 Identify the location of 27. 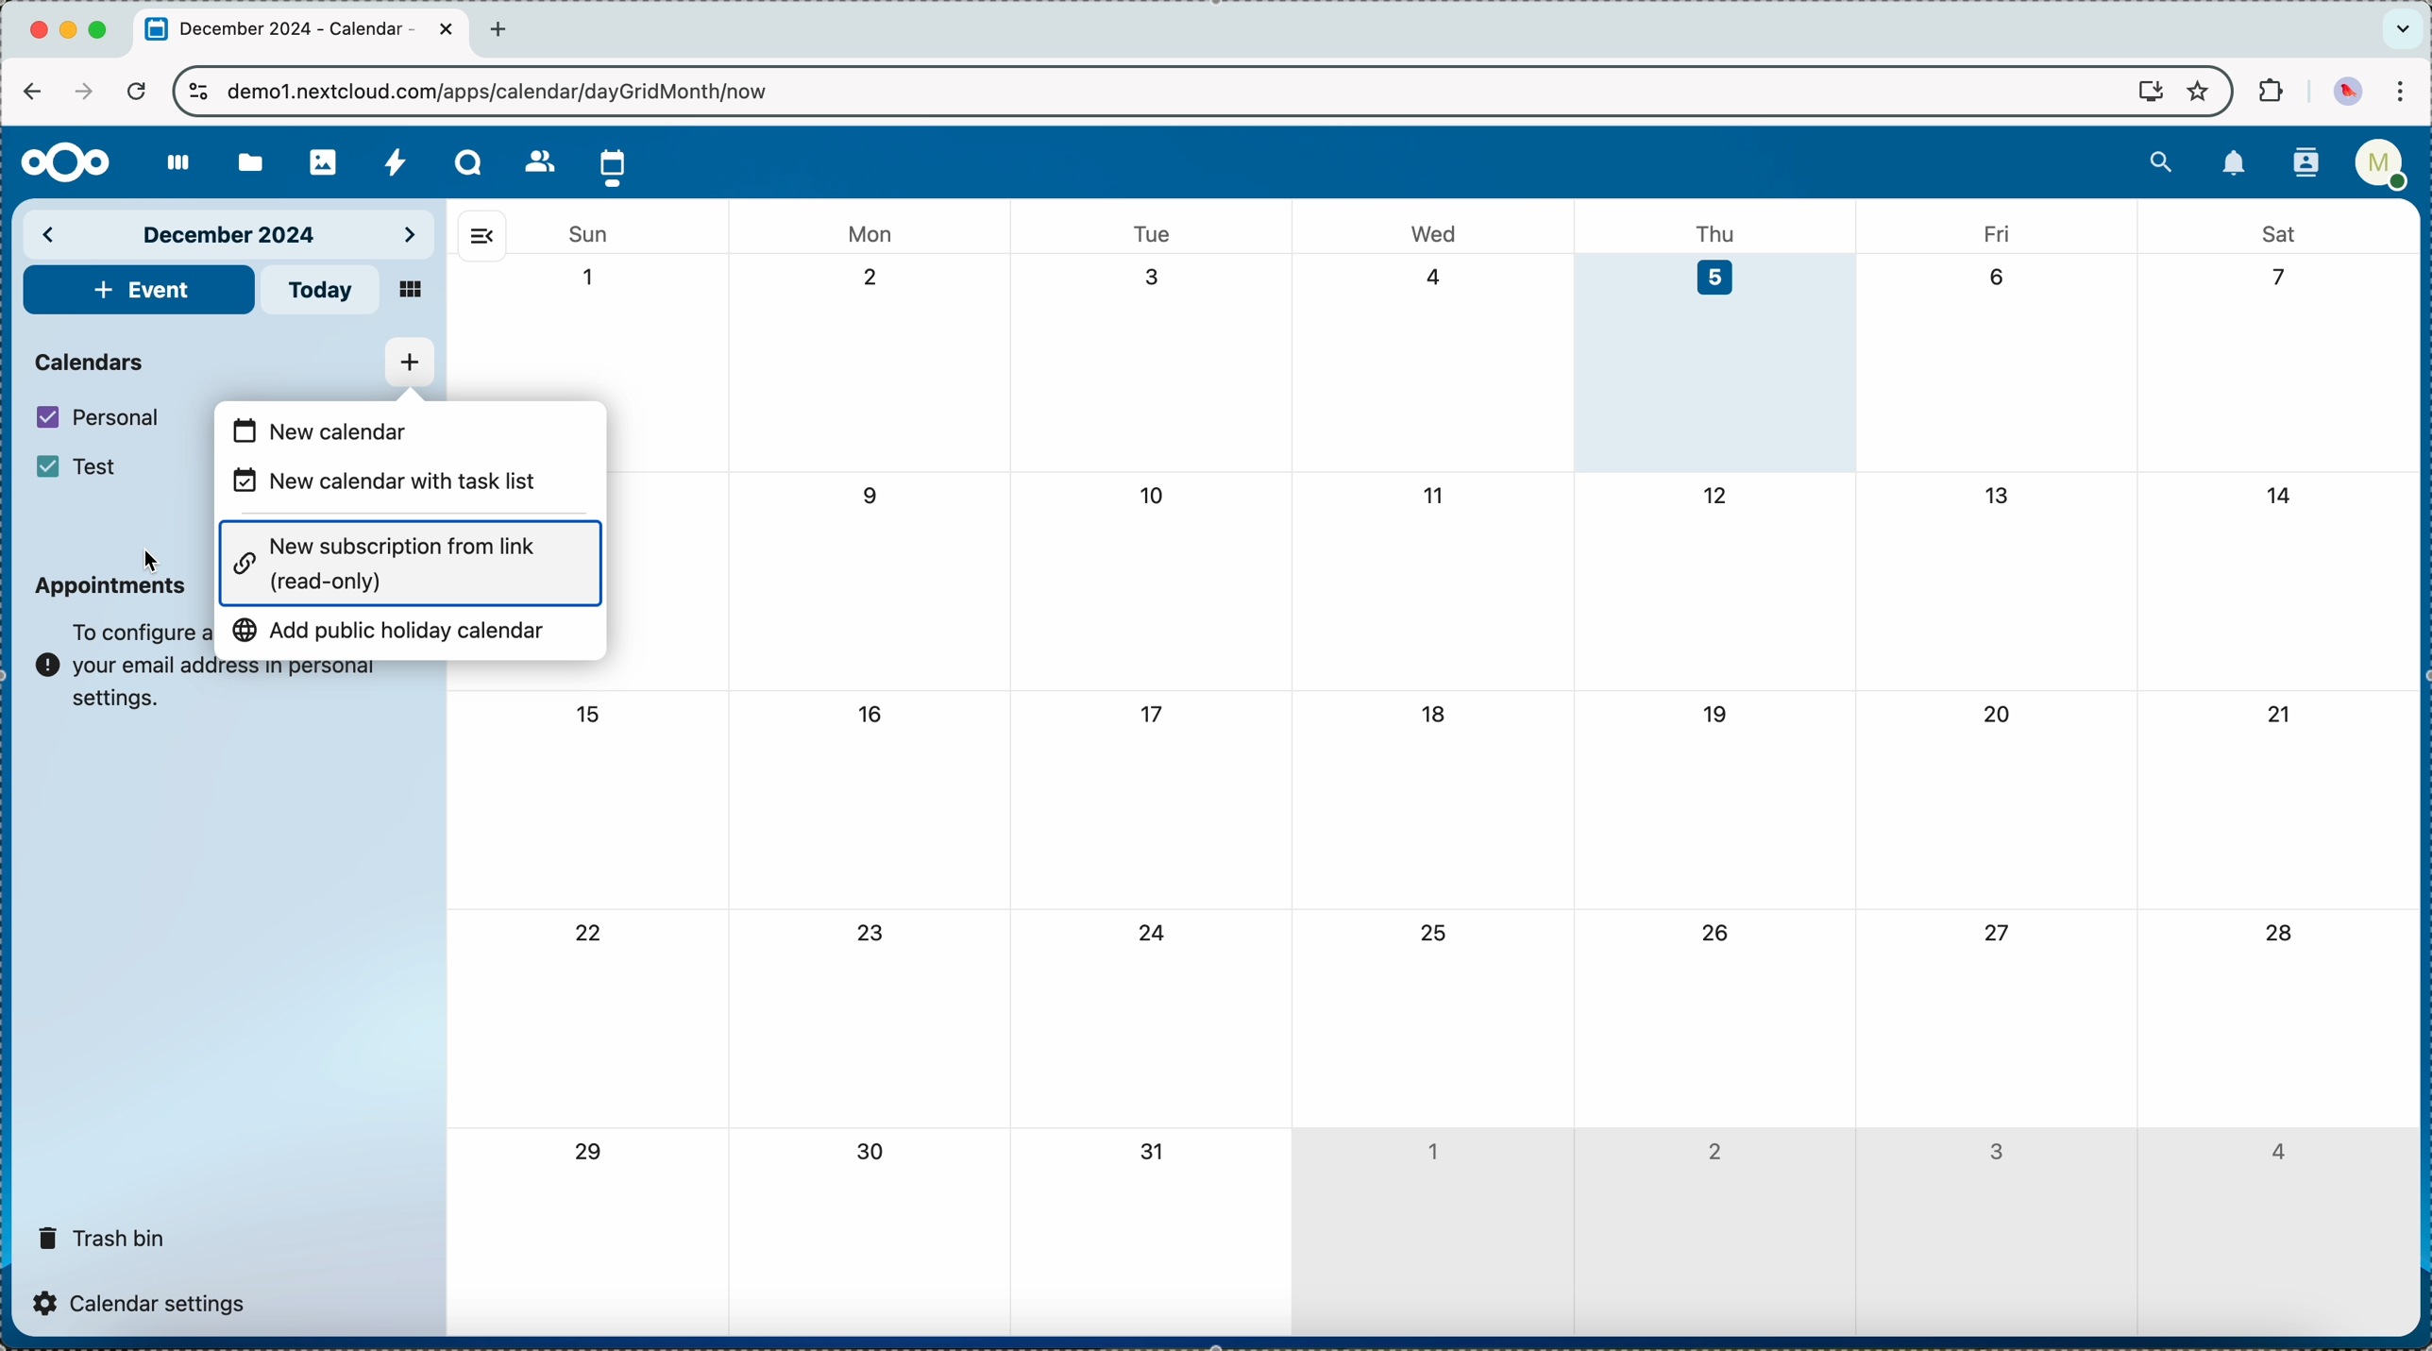
(1994, 931).